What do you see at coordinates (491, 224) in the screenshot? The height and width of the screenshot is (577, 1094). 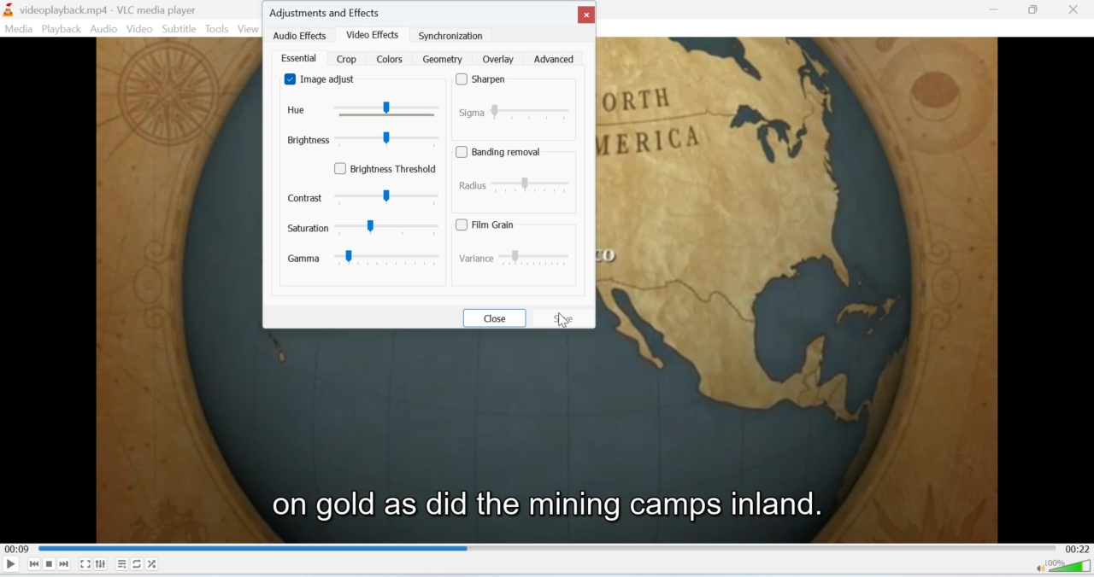 I see `film grain` at bounding box center [491, 224].